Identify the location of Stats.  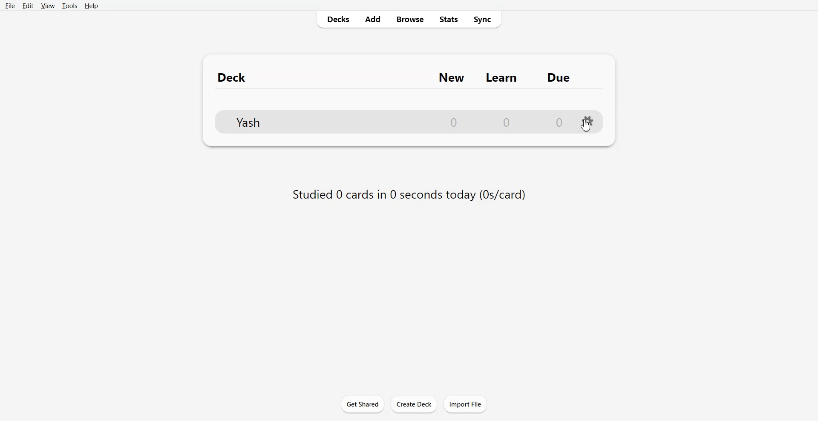
(447, 19).